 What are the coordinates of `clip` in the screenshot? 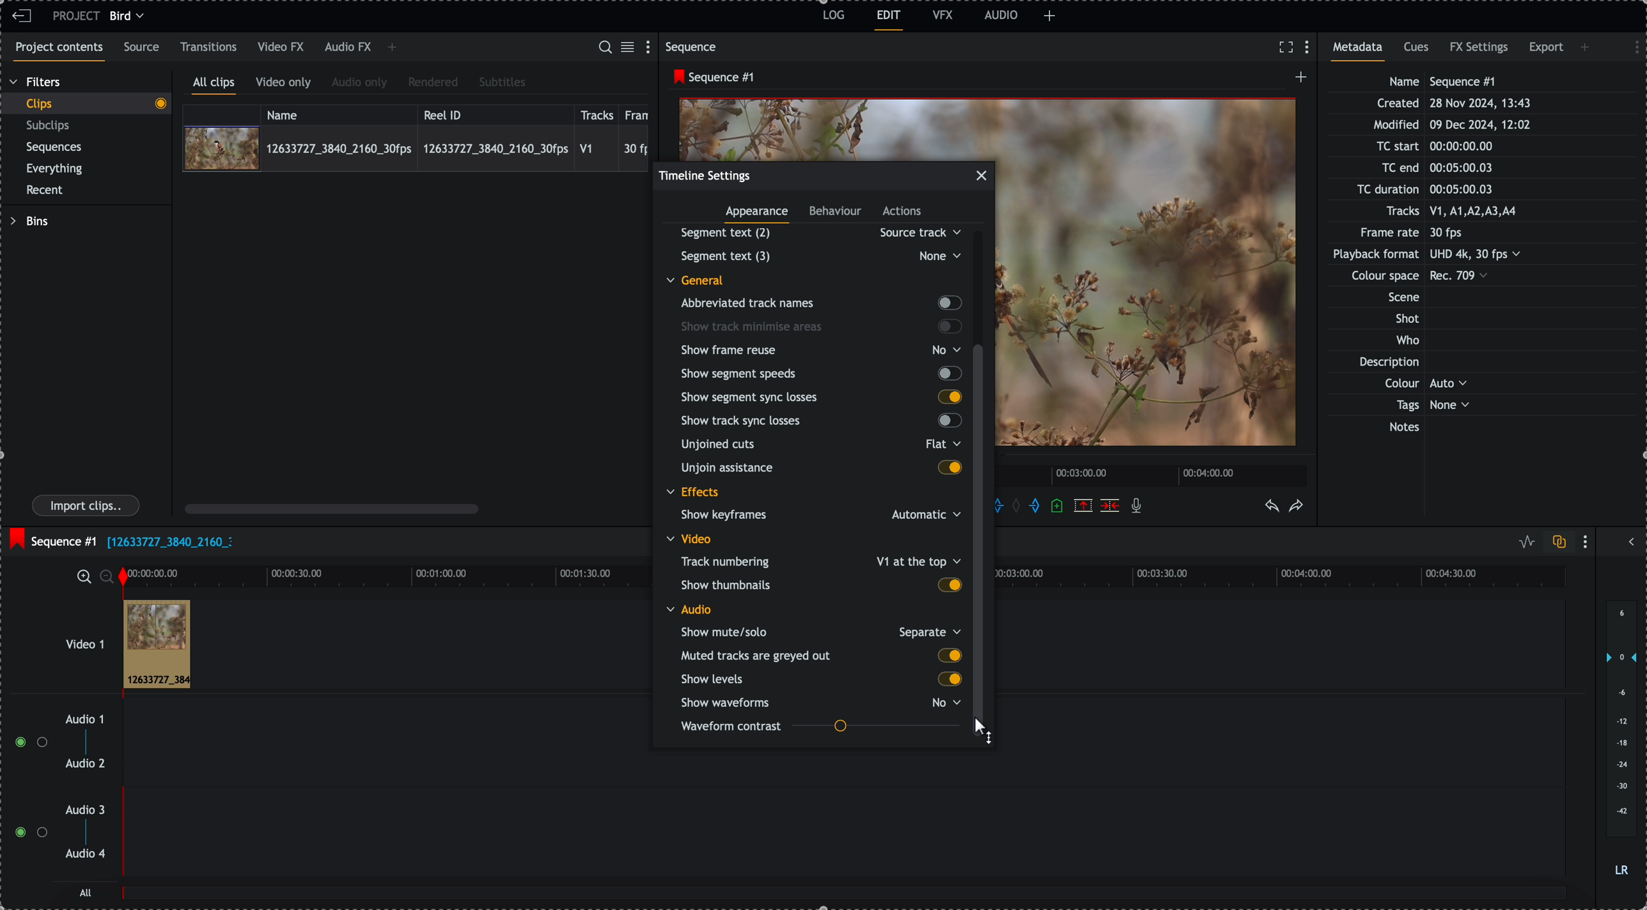 It's located at (157, 645).